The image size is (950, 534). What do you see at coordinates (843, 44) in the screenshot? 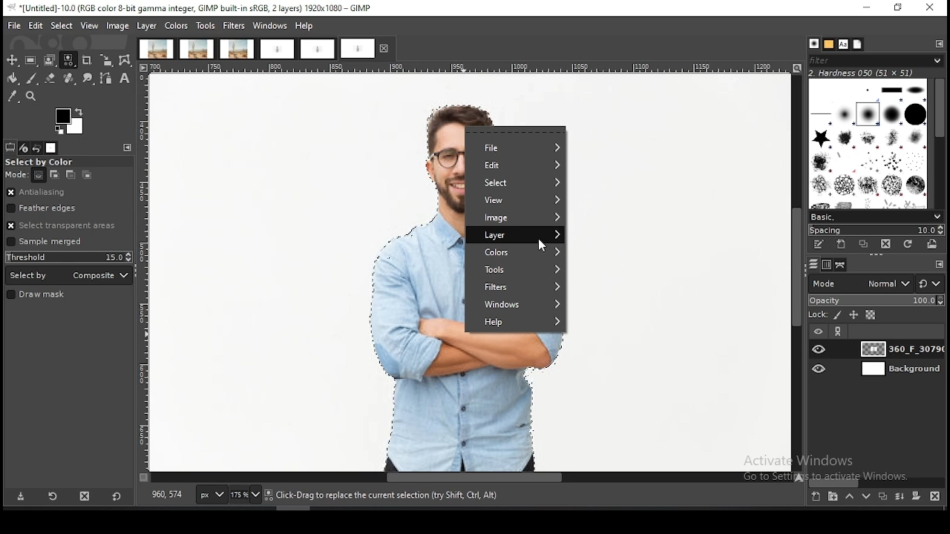
I see `fonts` at bounding box center [843, 44].